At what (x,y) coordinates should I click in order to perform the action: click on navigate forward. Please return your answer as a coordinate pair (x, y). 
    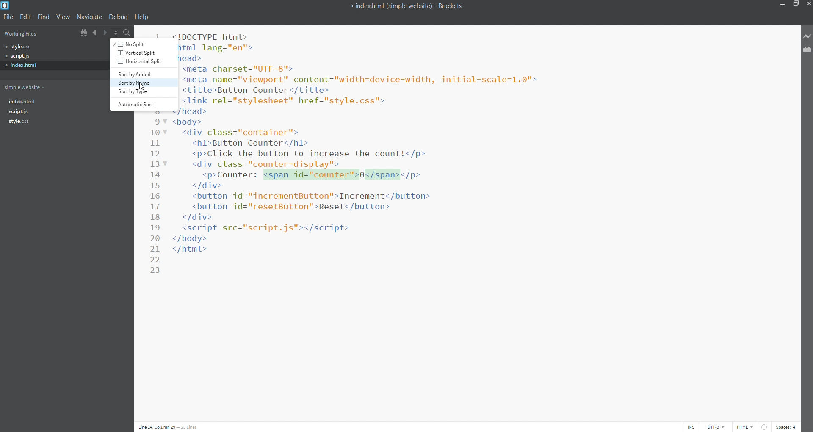
    Looking at the image, I should click on (105, 33).